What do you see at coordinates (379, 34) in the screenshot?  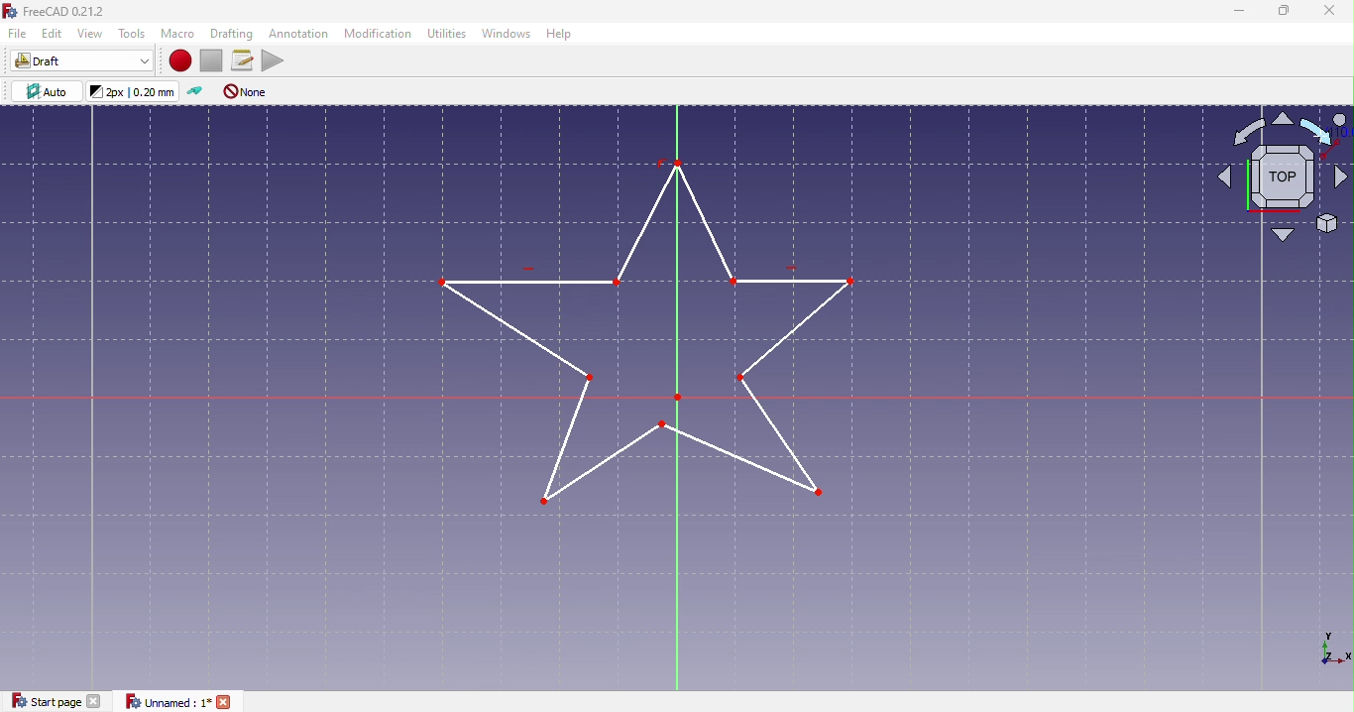 I see `Modification` at bounding box center [379, 34].